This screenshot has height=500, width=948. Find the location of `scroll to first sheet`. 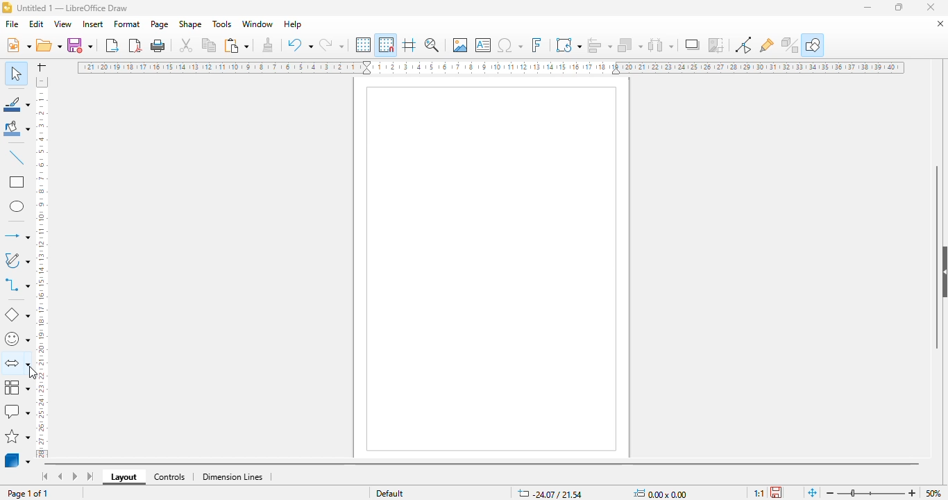

scroll to first sheet is located at coordinates (46, 476).